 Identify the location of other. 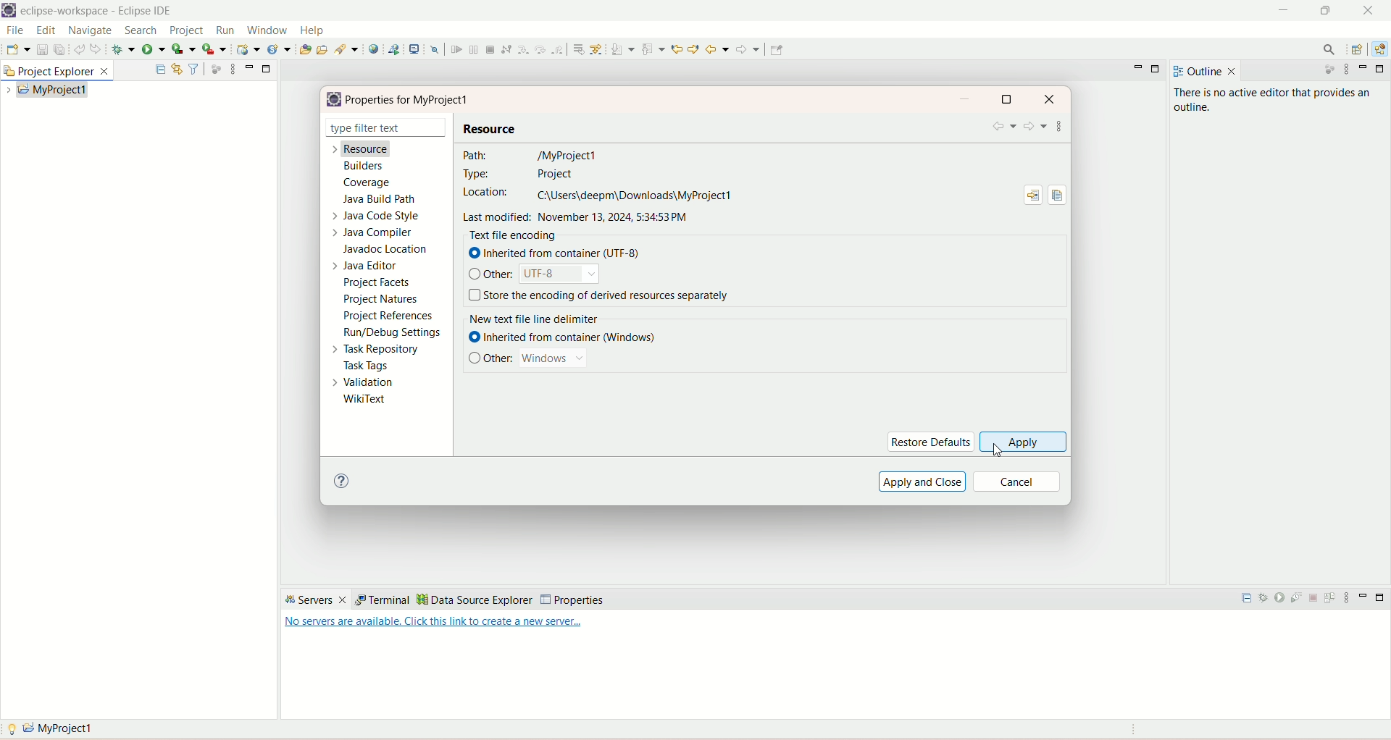
(501, 358).